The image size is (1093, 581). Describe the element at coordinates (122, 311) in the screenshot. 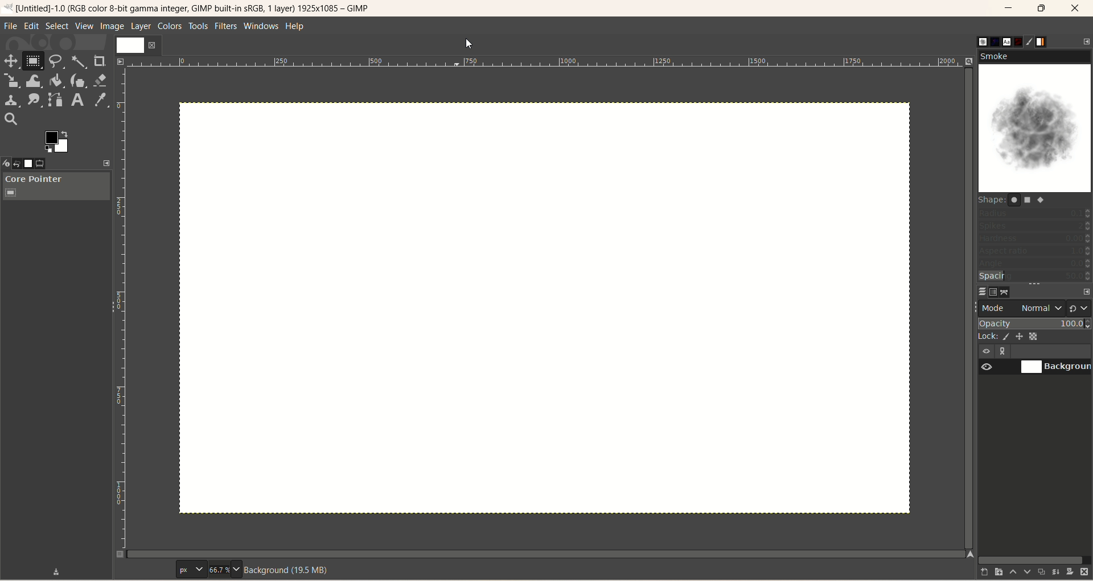

I see `ruler` at that location.